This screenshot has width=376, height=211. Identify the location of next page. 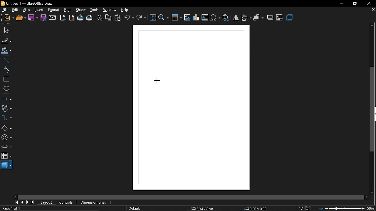
(27, 202).